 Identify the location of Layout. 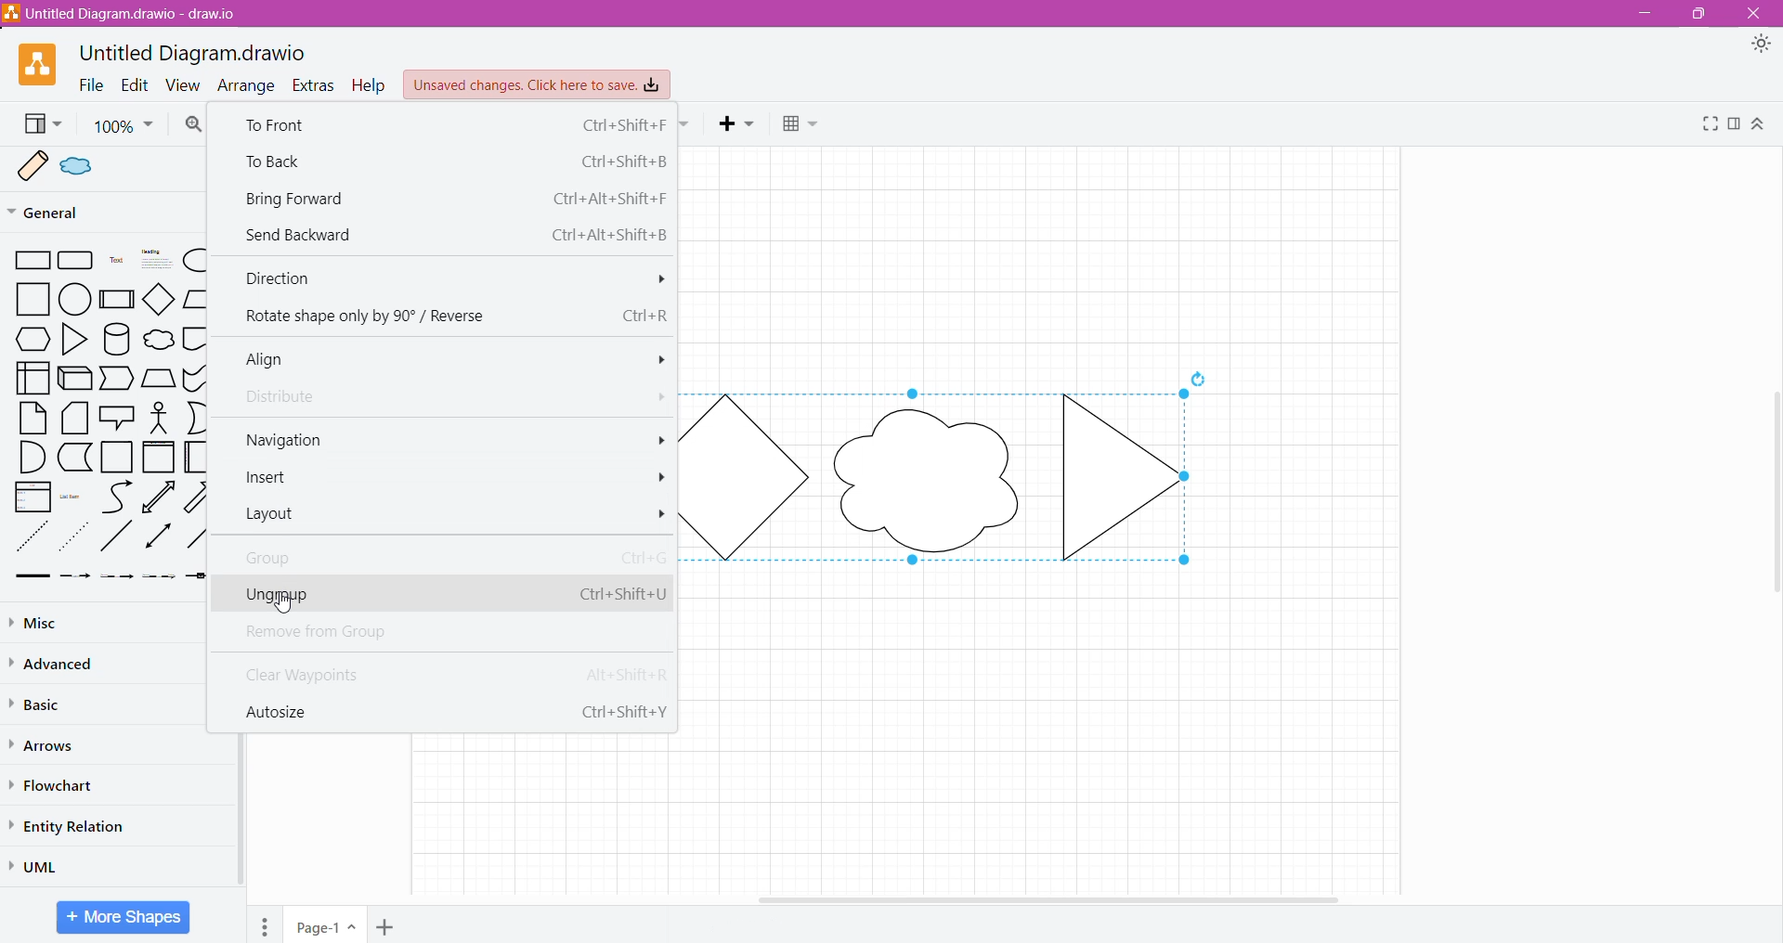
(457, 513).